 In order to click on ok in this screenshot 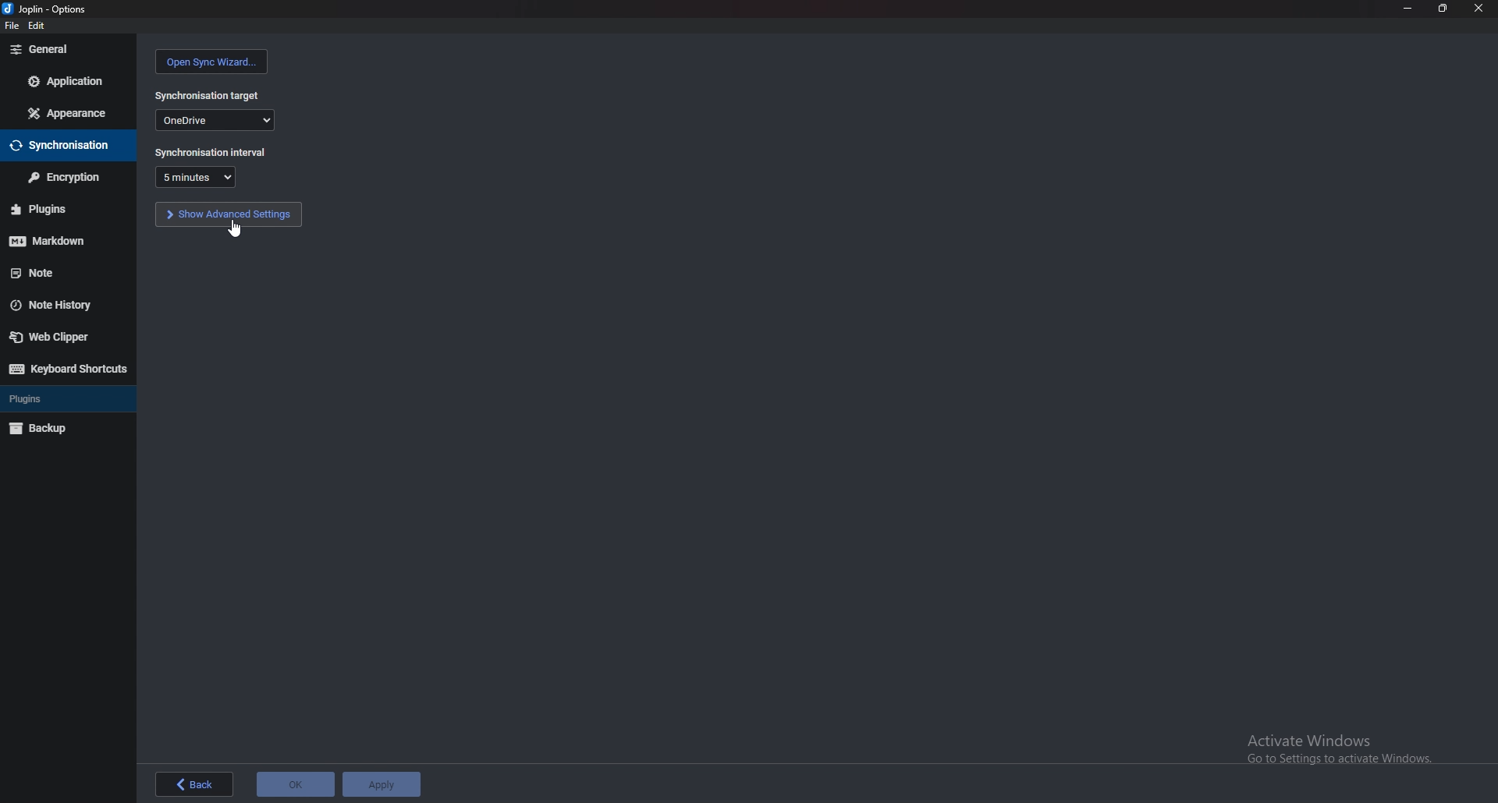, I will do `click(296, 781)`.